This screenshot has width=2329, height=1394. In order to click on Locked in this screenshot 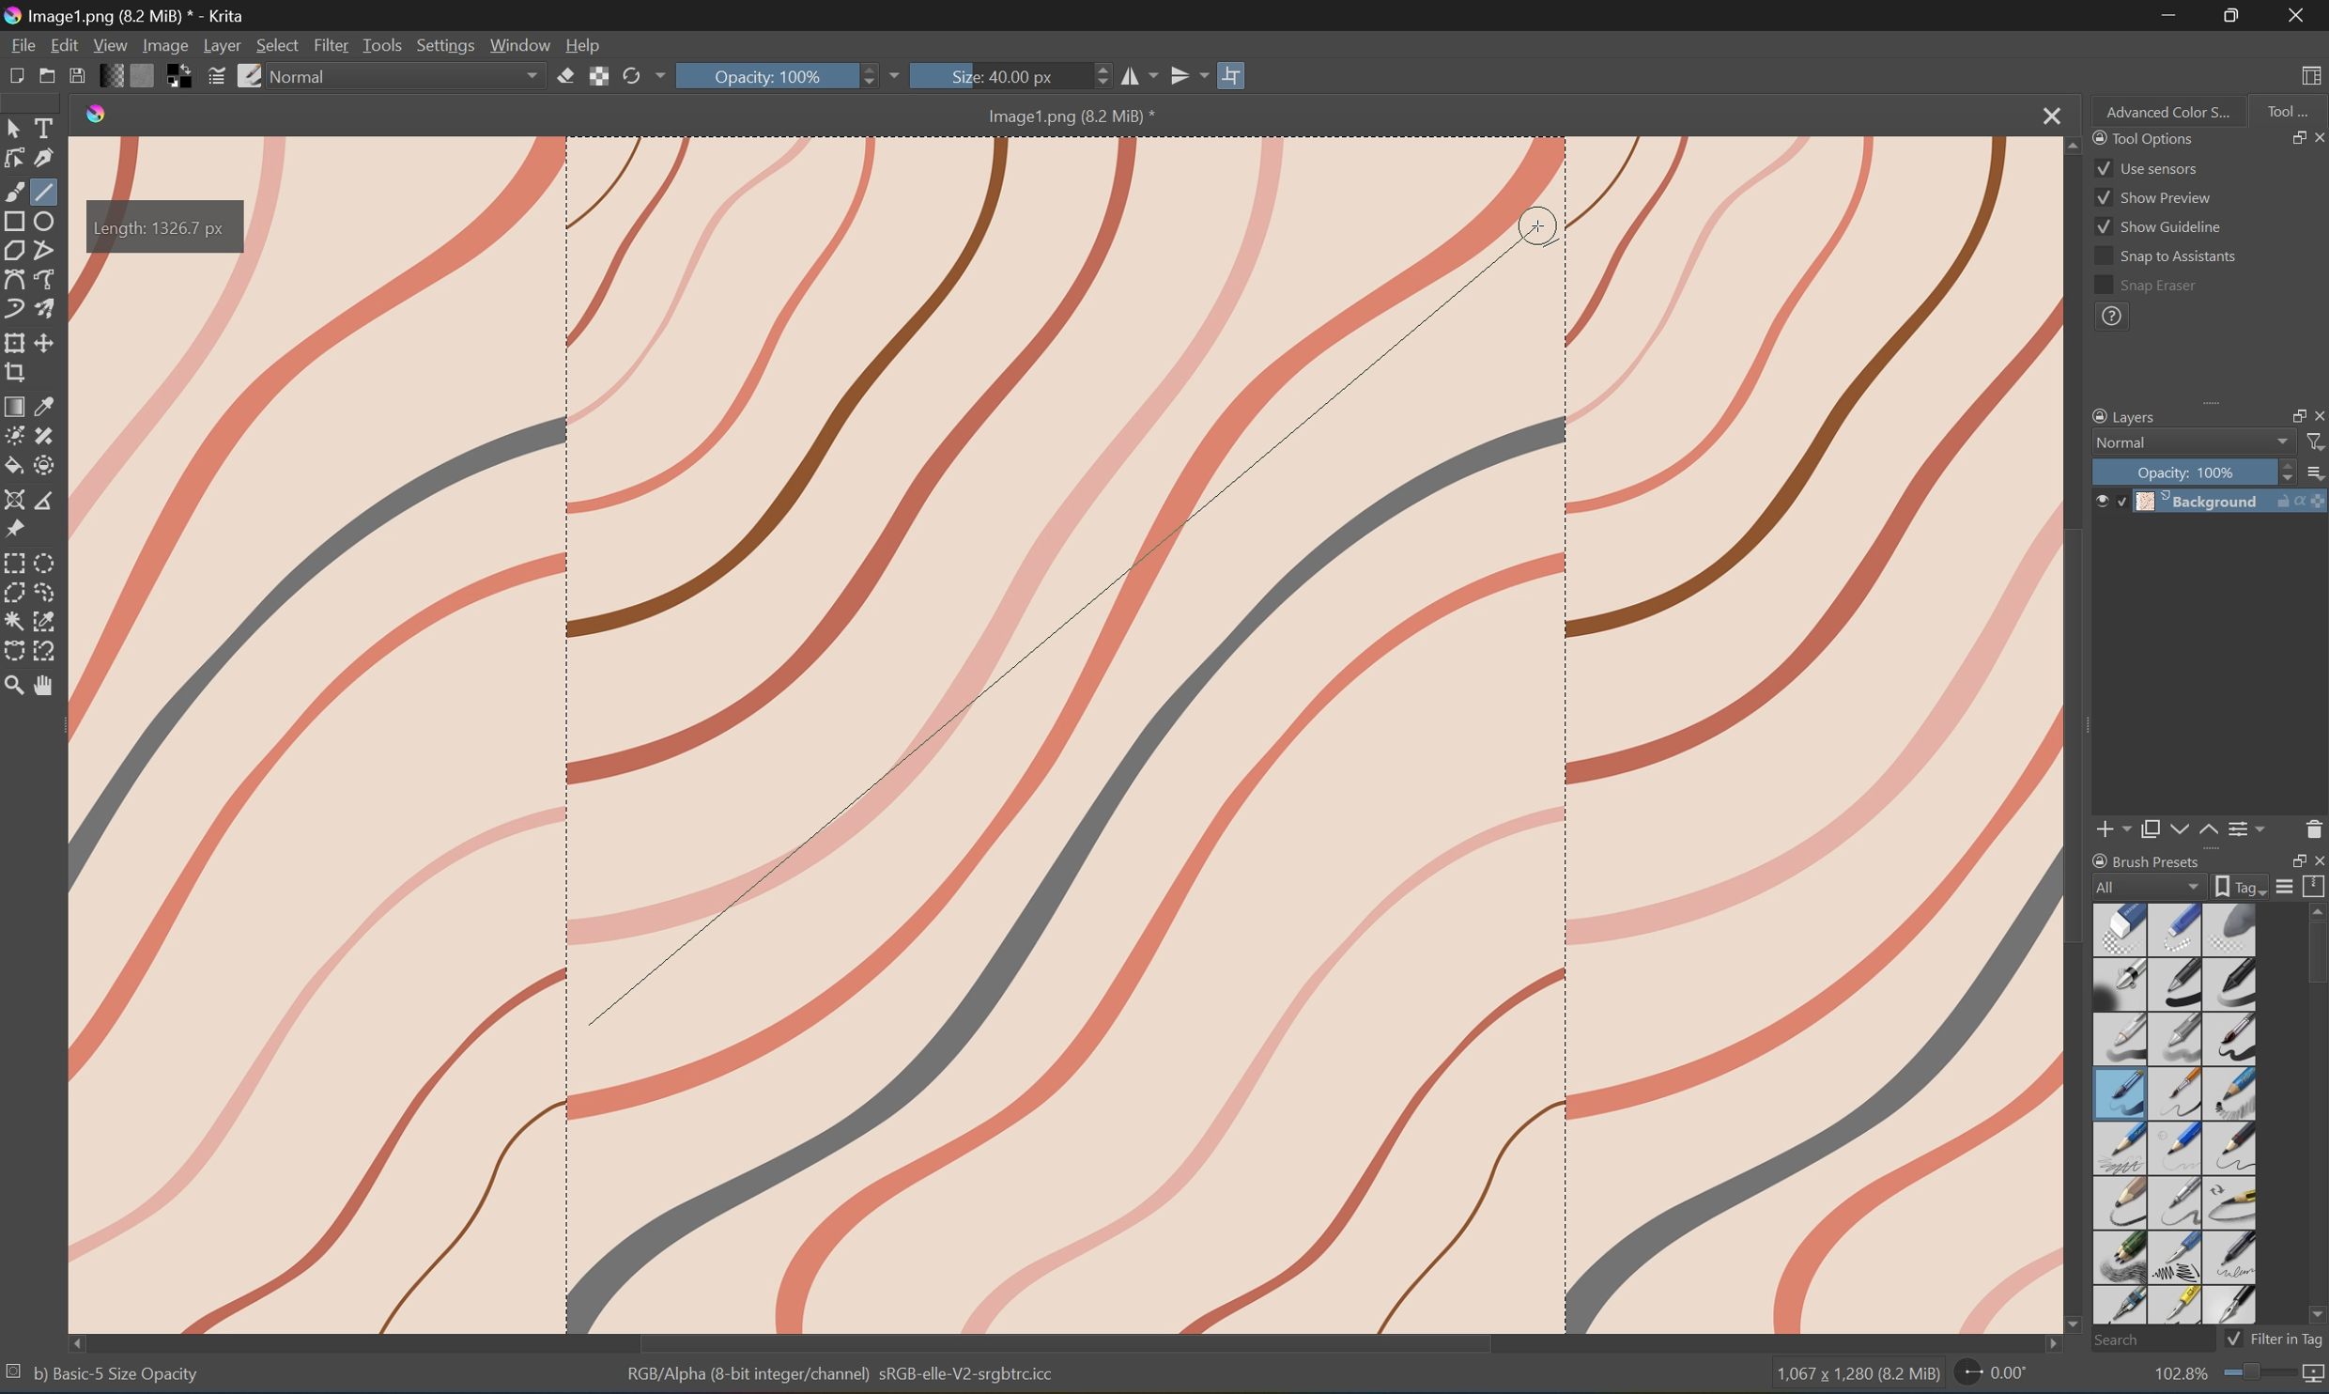, I will do `click(2121, 501)`.